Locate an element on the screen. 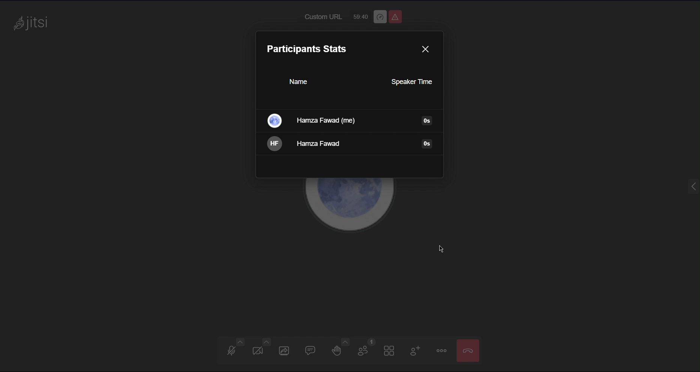 The width and height of the screenshot is (700, 372). Close is located at coordinates (428, 49).